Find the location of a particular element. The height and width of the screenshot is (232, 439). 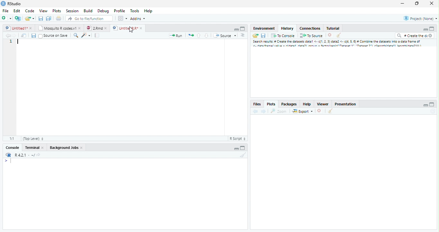

Export is located at coordinates (303, 111).